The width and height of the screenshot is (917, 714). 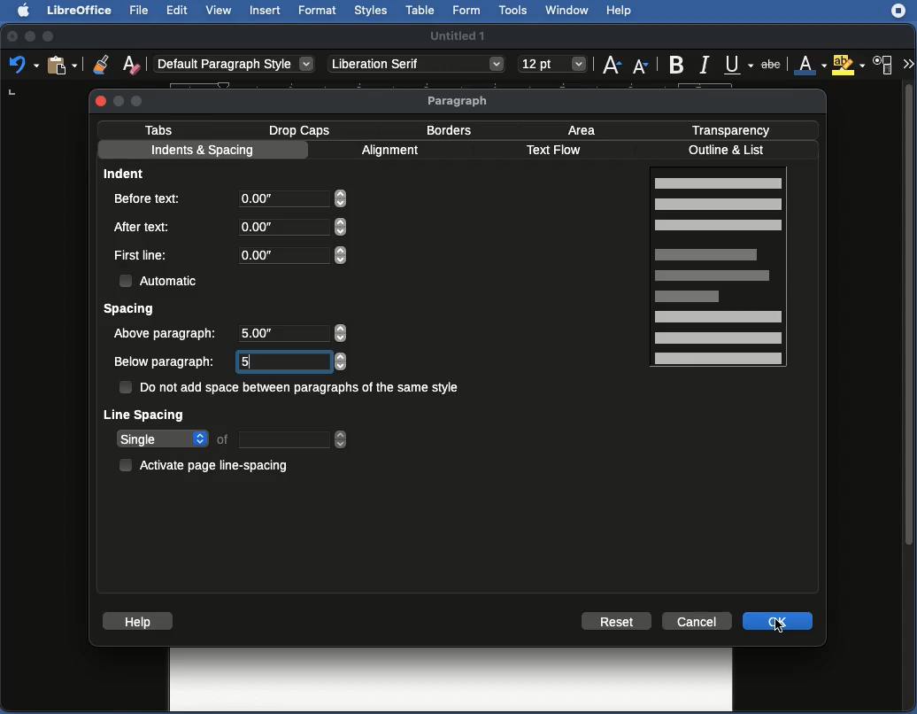 What do you see at coordinates (617, 621) in the screenshot?
I see `Reset` at bounding box center [617, 621].